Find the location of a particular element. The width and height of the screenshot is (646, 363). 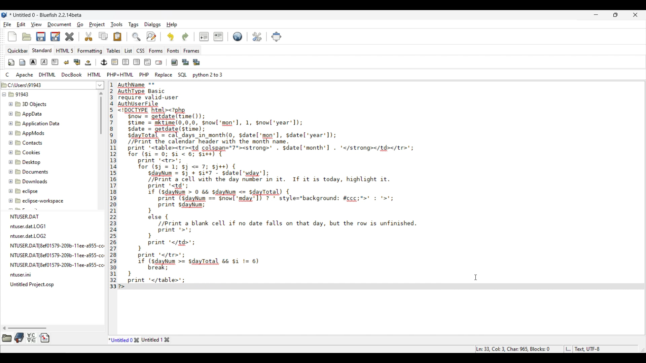

Vertical slide bar is located at coordinates (101, 113).